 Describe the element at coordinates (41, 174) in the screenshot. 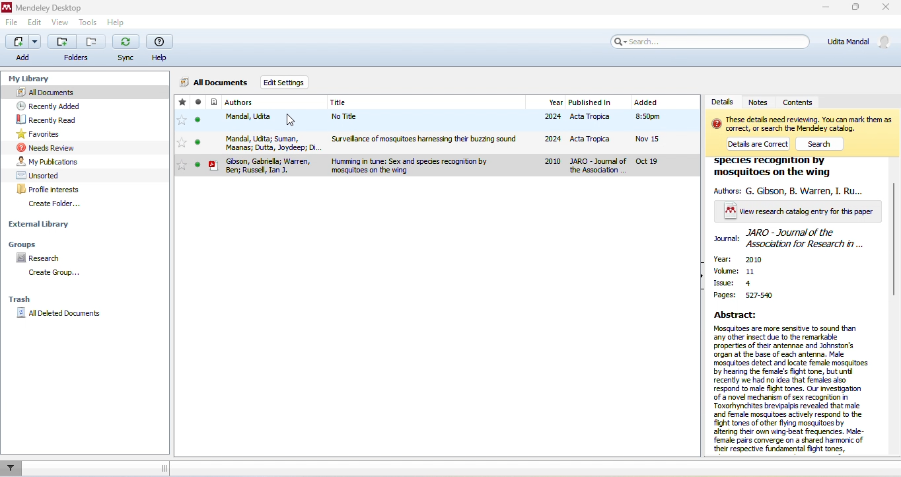

I see `unsorted` at that location.